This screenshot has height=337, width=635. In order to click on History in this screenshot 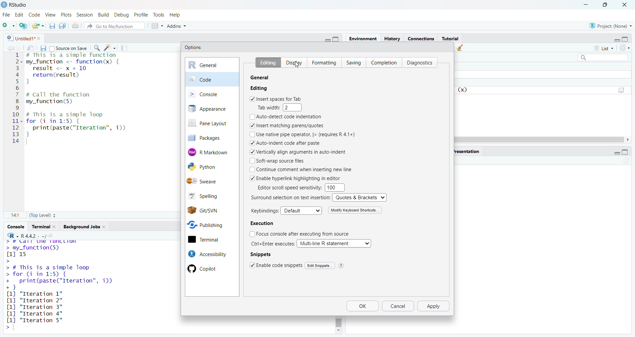, I will do `click(392, 38)`.